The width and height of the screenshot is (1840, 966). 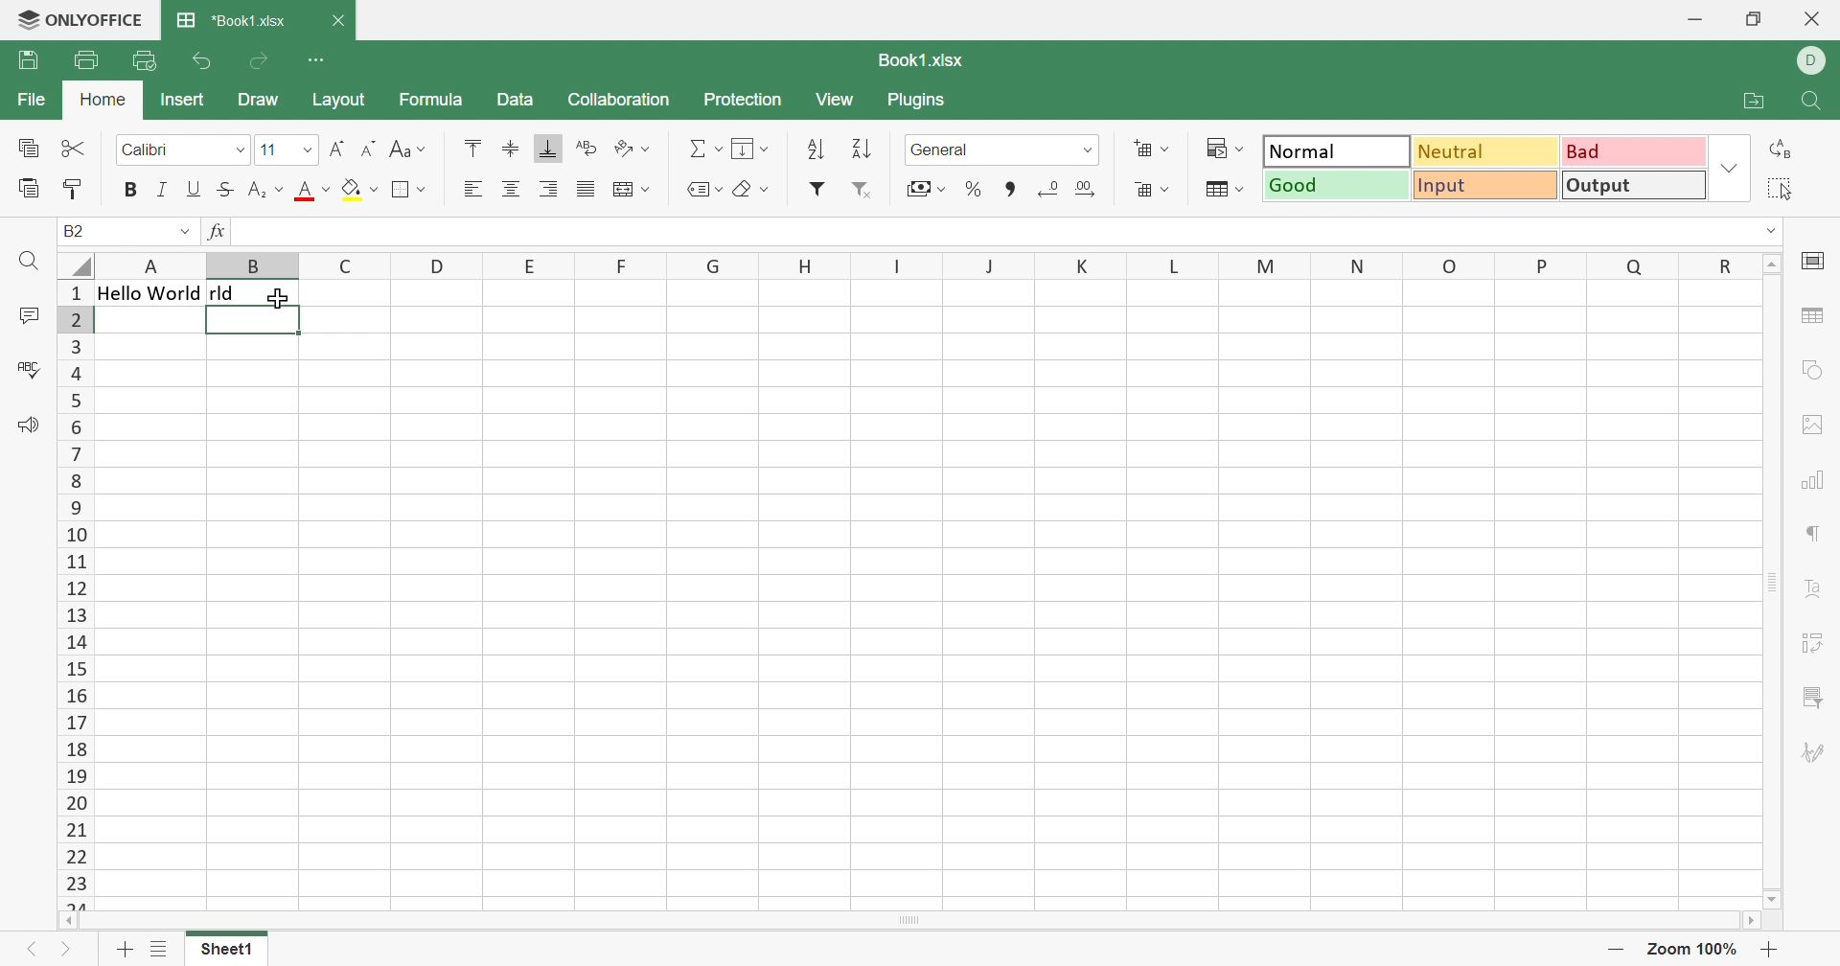 I want to click on Accounting style, so click(x=925, y=188).